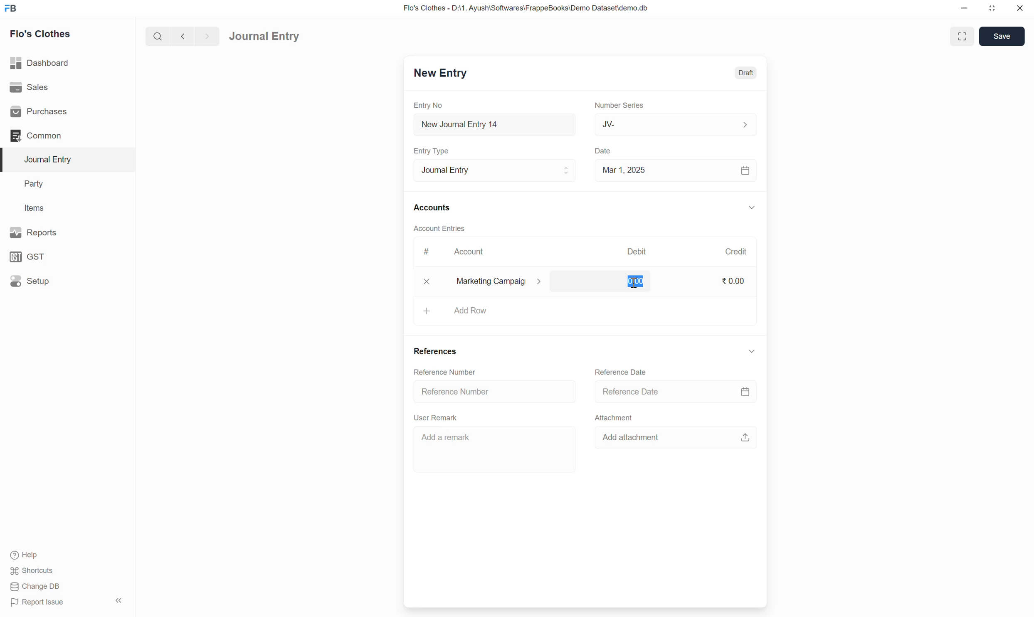 This screenshot has width=1034, height=617. I want to click on FB, so click(11, 8).